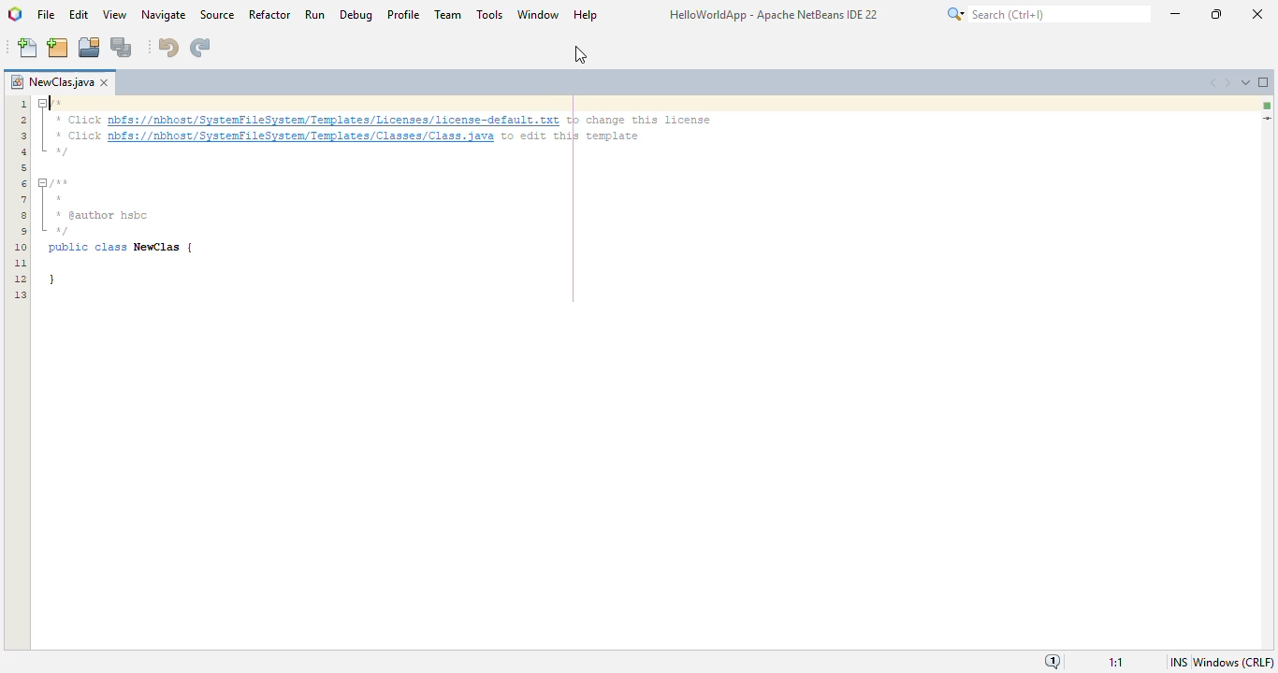 The width and height of the screenshot is (1278, 673). I want to click on save all, so click(122, 47).